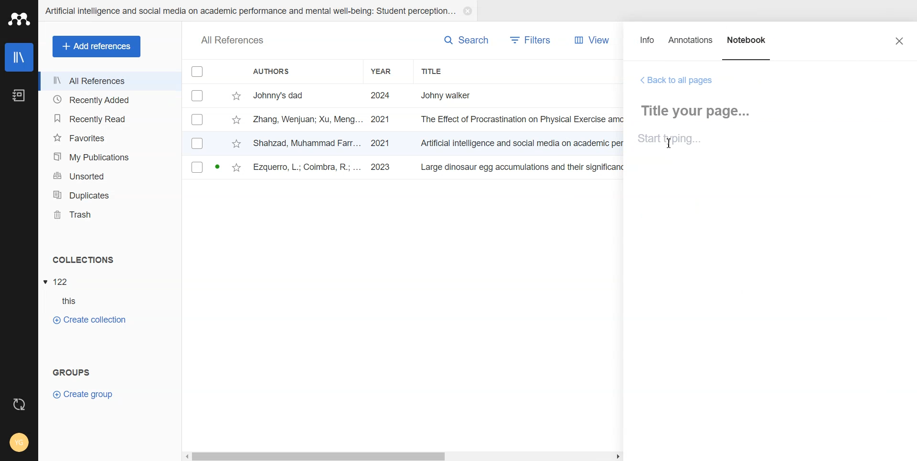  What do you see at coordinates (89, 319) in the screenshot?
I see `Create Collection` at bounding box center [89, 319].